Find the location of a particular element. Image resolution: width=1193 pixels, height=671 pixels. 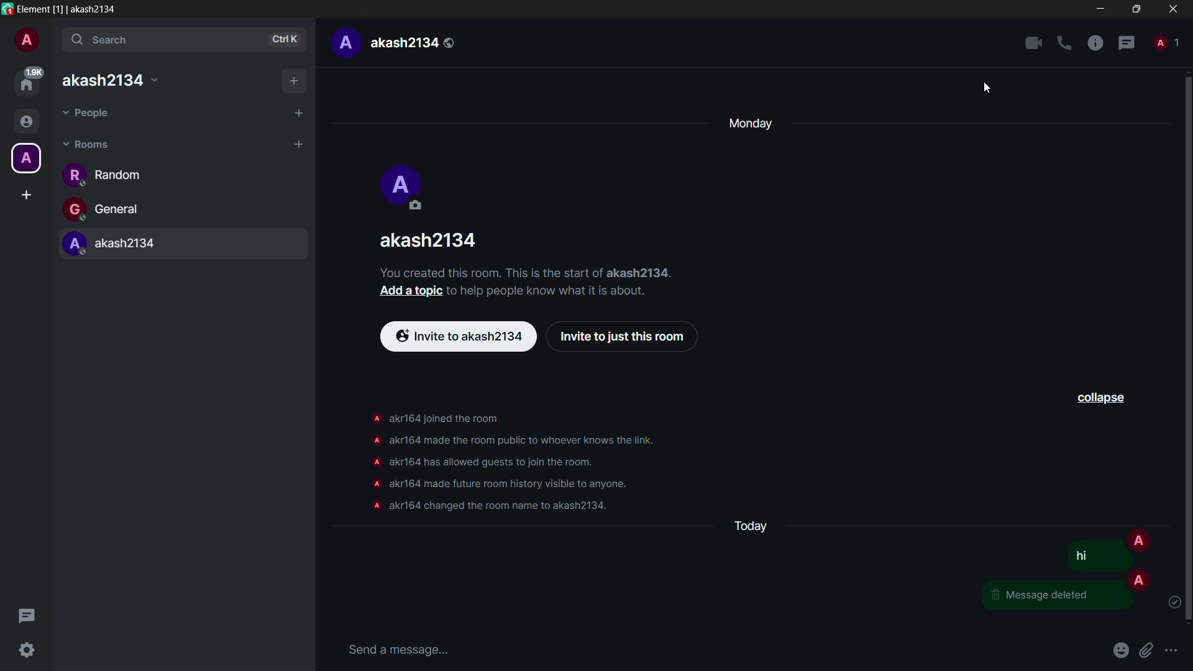

akash2134 is located at coordinates (431, 240).